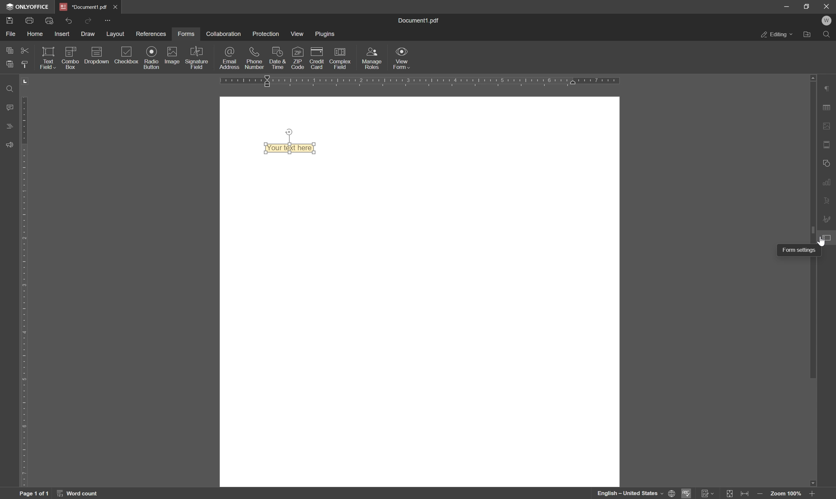 Image resolution: width=836 pixels, height=499 pixels. I want to click on text art settings, so click(828, 202).